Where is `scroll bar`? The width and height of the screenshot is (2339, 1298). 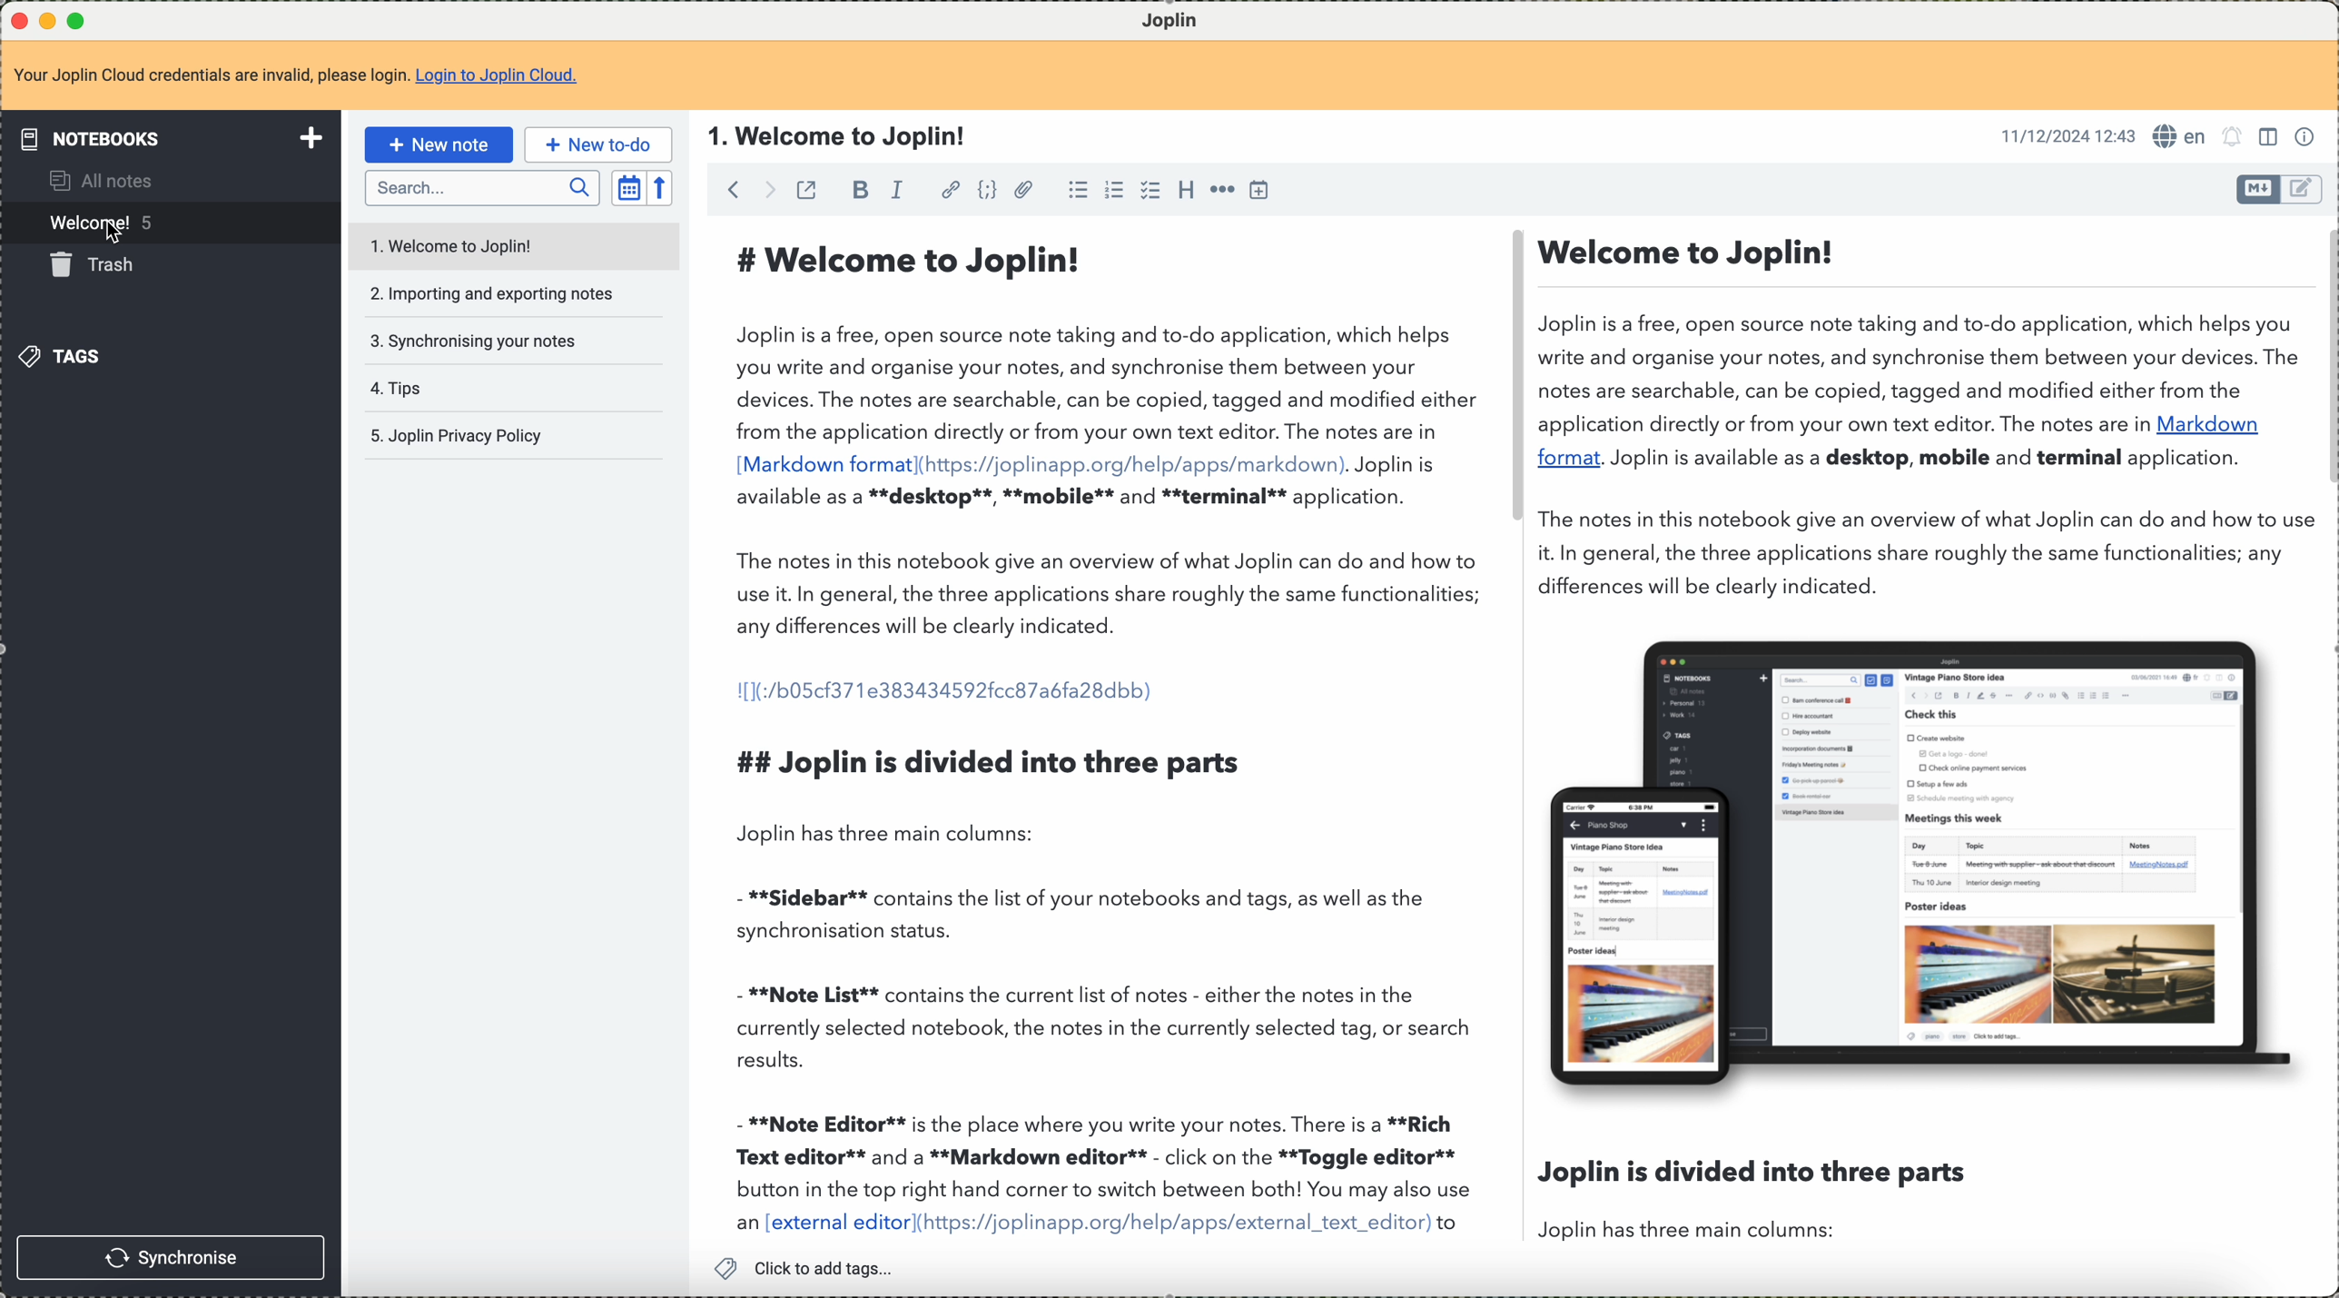
scroll bar is located at coordinates (1512, 381).